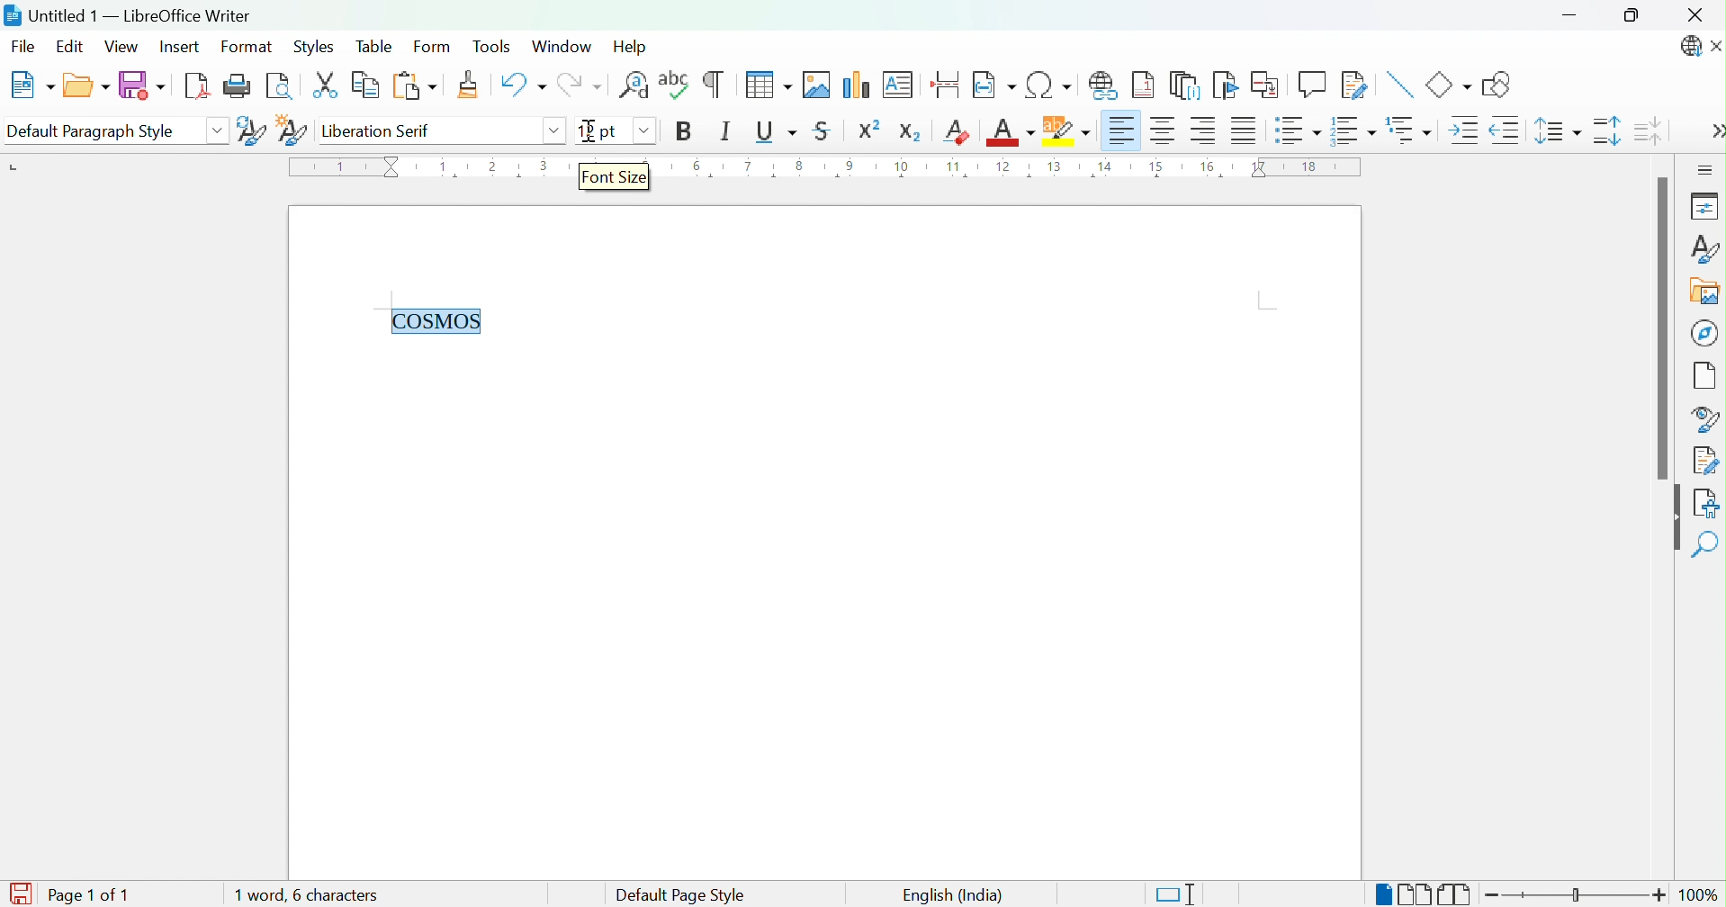 The image size is (1726, 907). I want to click on Font Color, so click(1010, 133).